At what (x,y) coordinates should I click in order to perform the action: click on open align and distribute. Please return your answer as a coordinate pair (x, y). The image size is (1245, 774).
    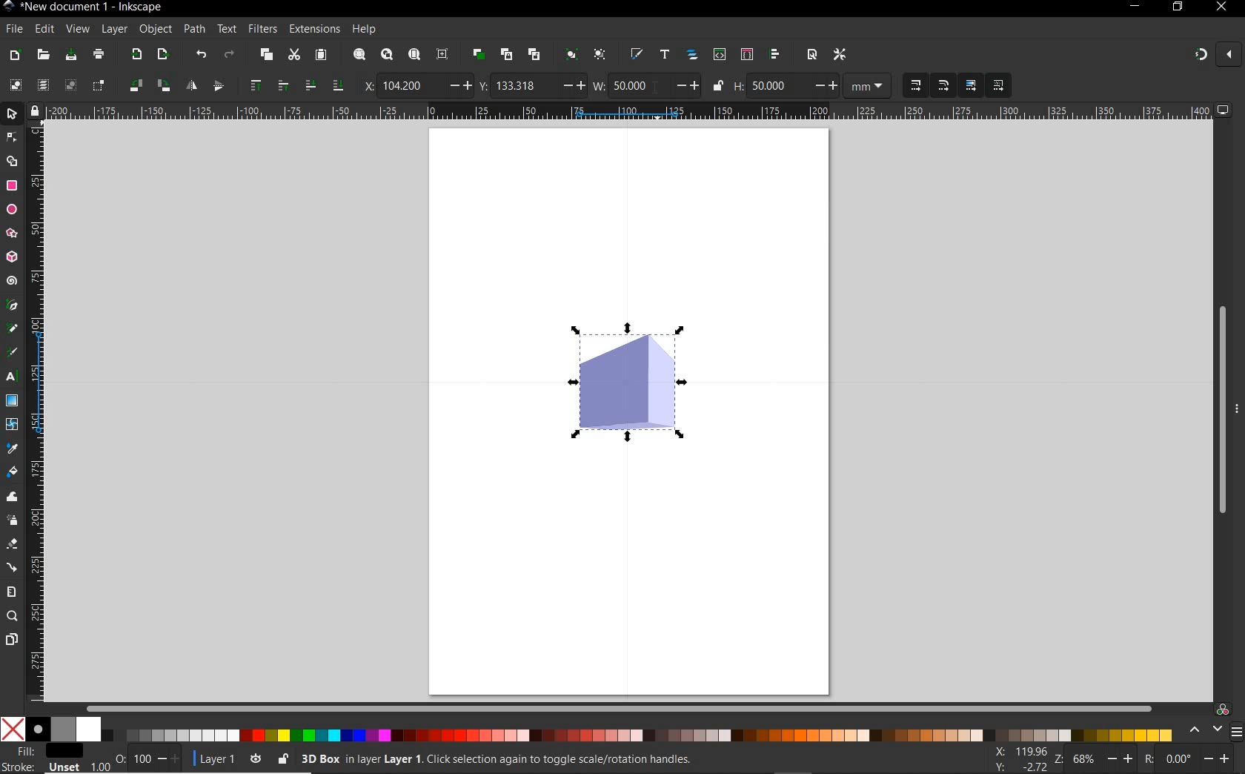
    Looking at the image, I should click on (775, 54).